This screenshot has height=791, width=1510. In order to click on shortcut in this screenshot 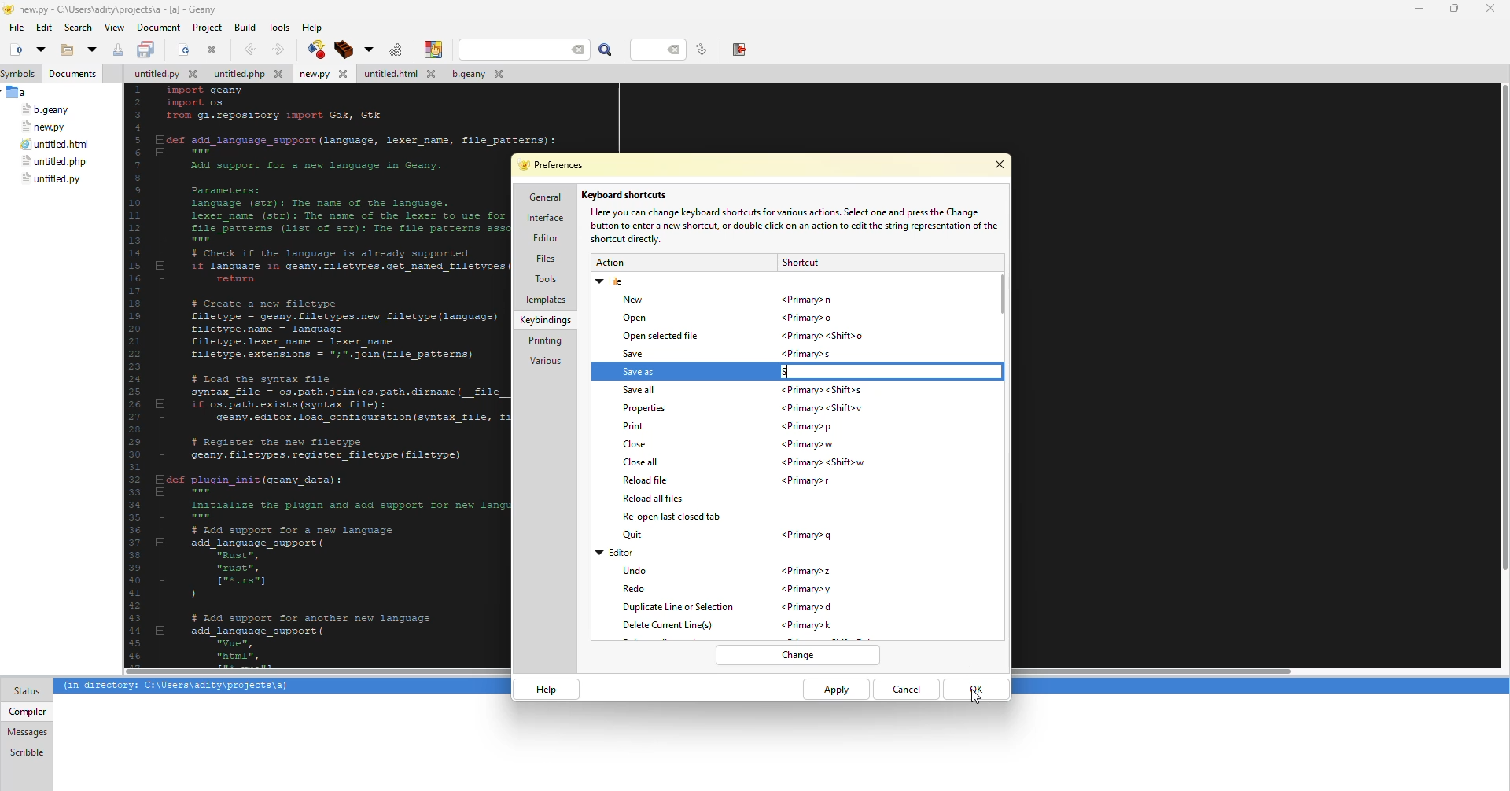, I will do `click(820, 390)`.